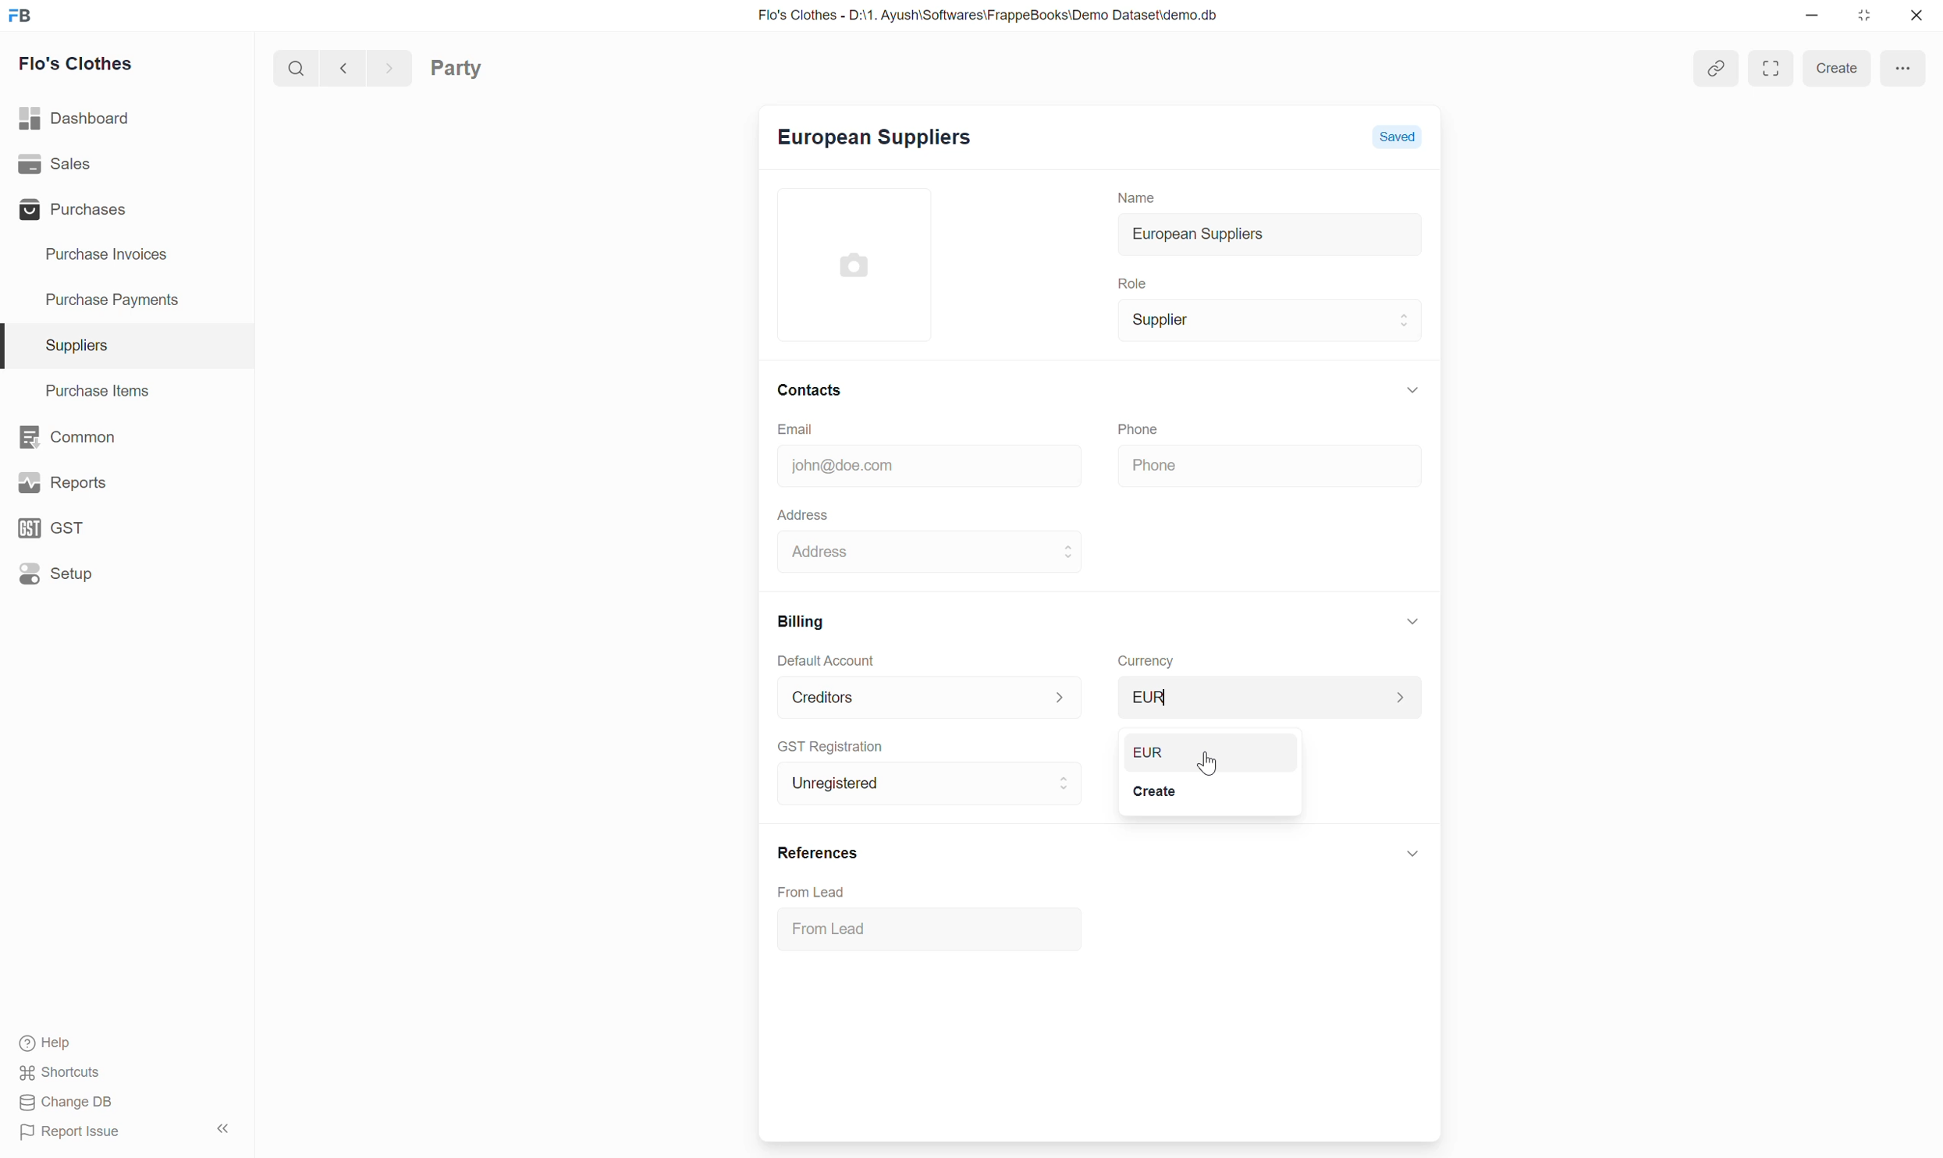 The width and height of the screenshot is (1943, 1158). I want to click on cursor, so click(1217, 762).